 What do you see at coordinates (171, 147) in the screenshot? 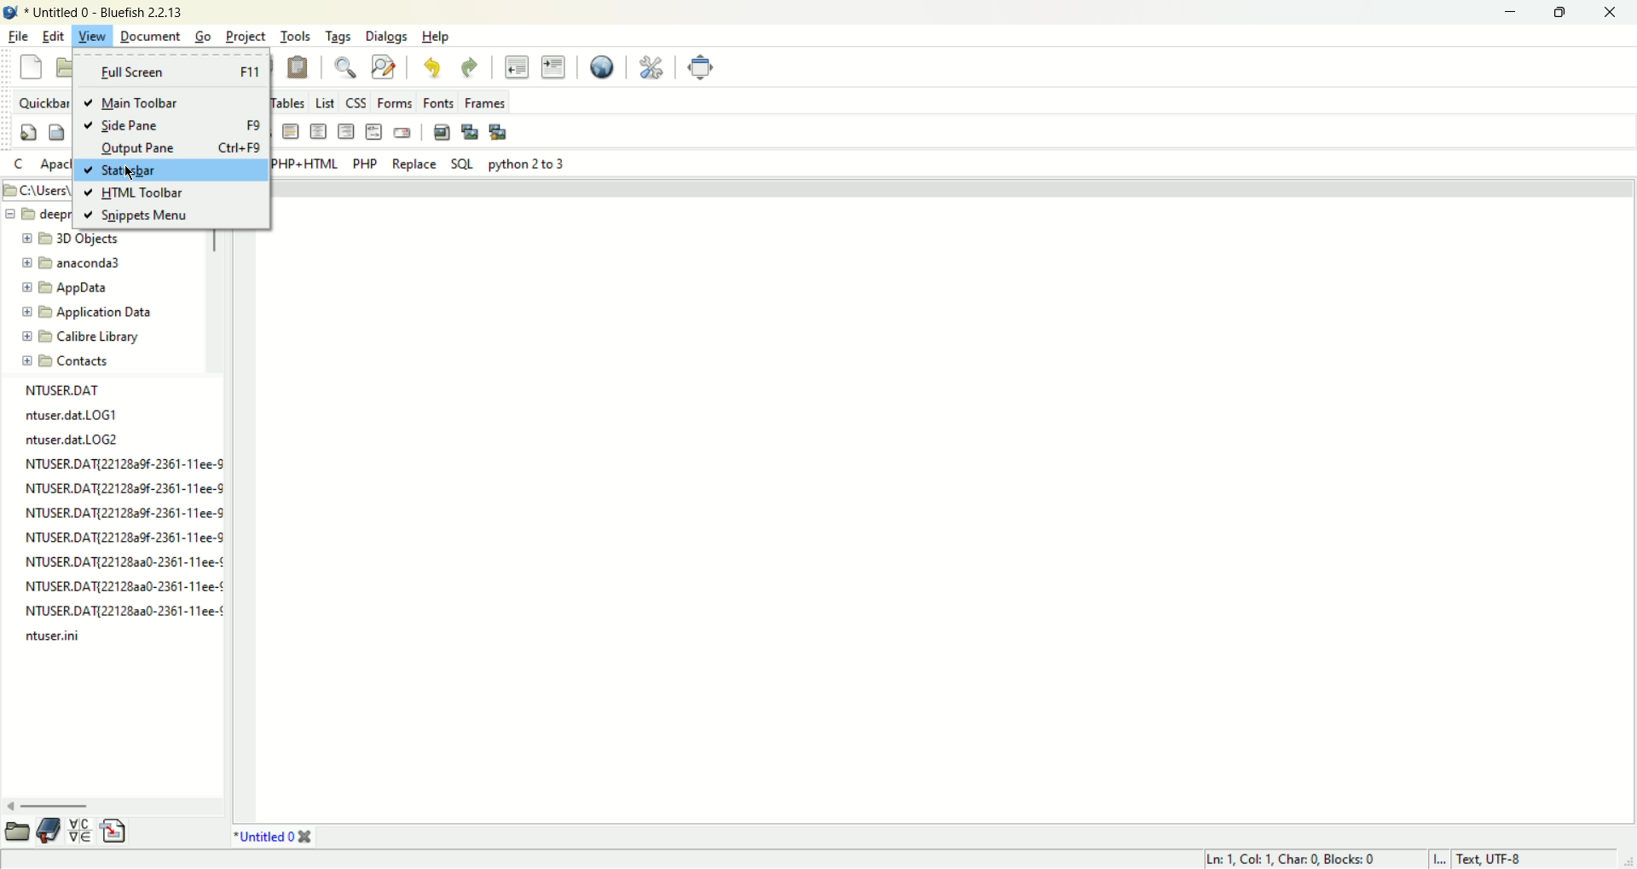
I see `output pane` at bounding box center [171, 147].